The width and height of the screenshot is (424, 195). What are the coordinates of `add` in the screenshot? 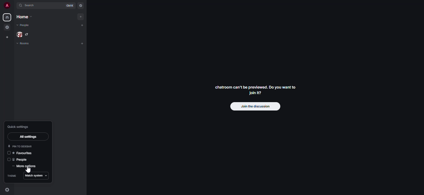 It's located at (82, 44).